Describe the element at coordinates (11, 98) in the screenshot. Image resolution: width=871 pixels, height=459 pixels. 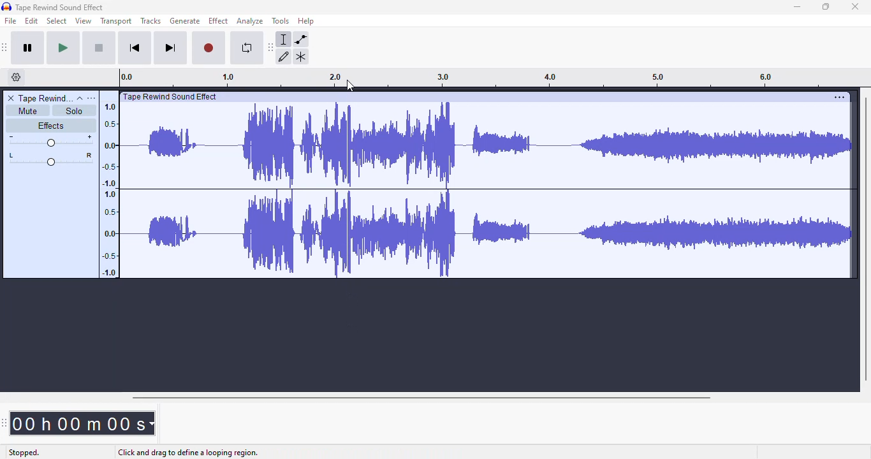
I see `delete track` at that location.